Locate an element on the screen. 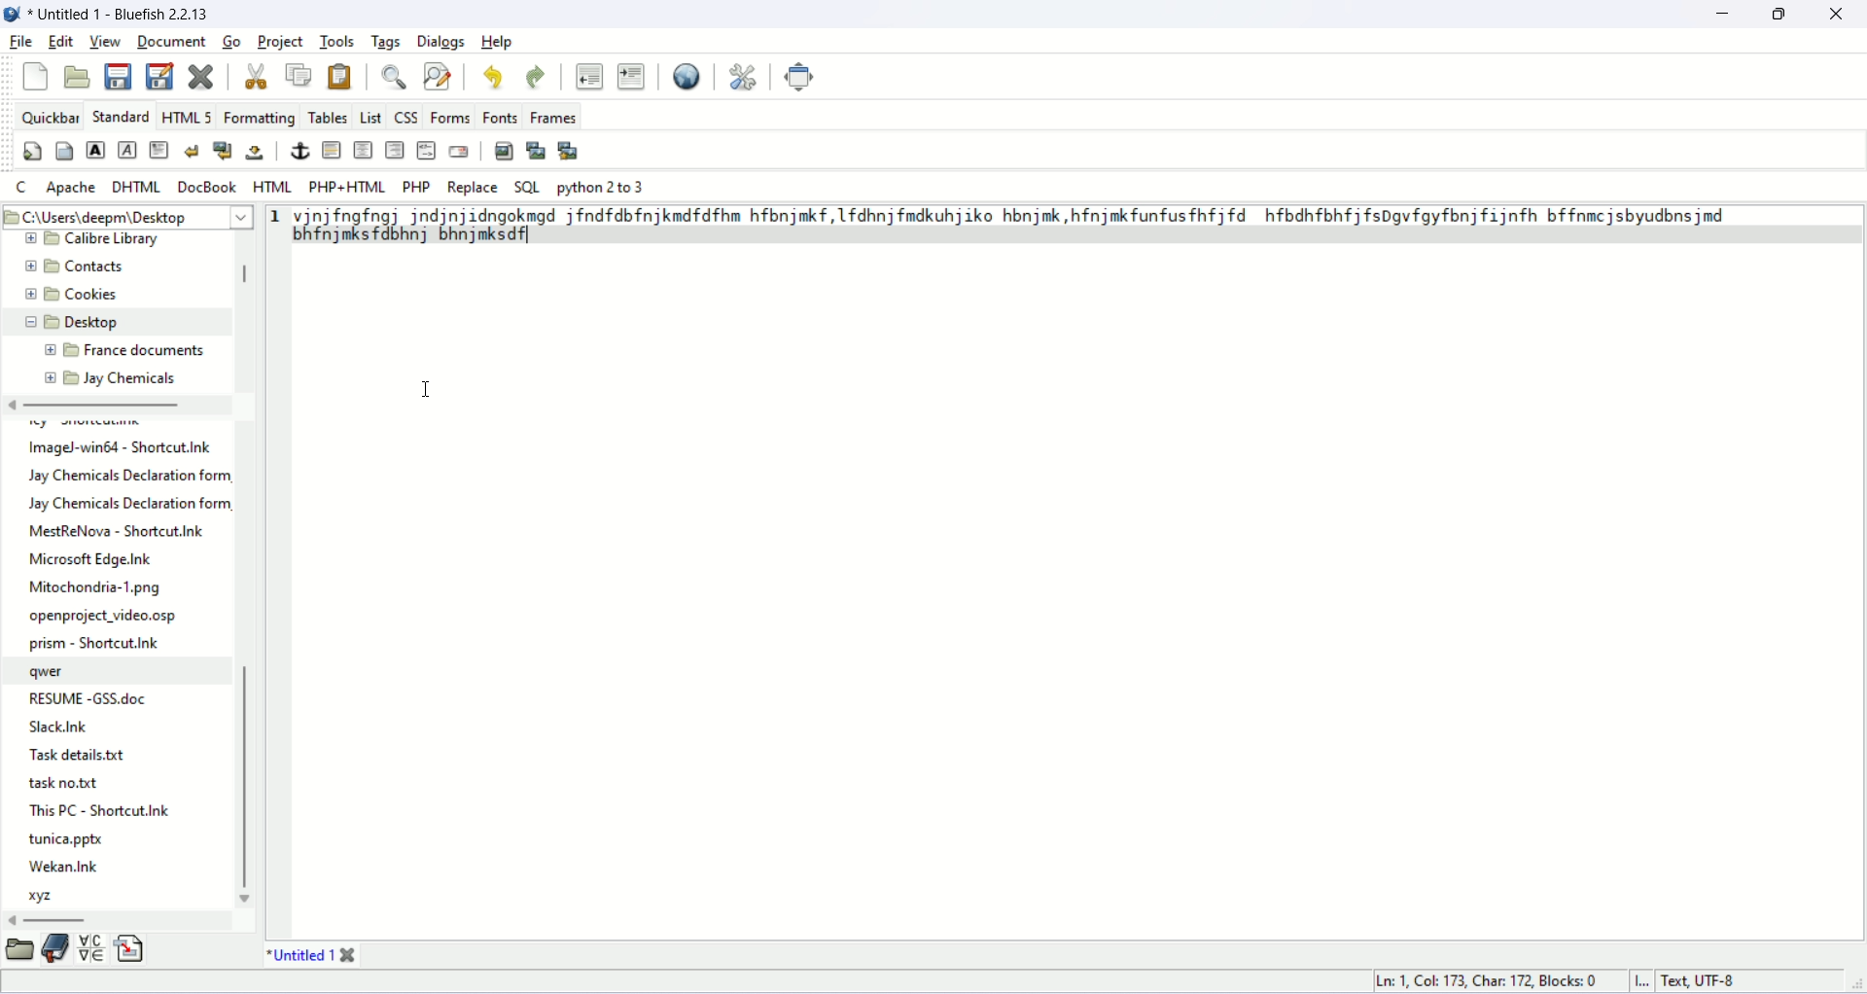 This screenshot has width=1867, height=994. list is located at coordinates (370, 116).